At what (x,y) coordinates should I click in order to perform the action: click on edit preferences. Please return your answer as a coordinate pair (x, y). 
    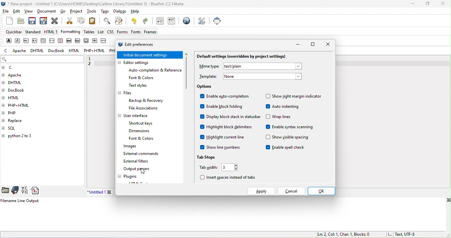
    Looking at the image, I should click on (142, 45).